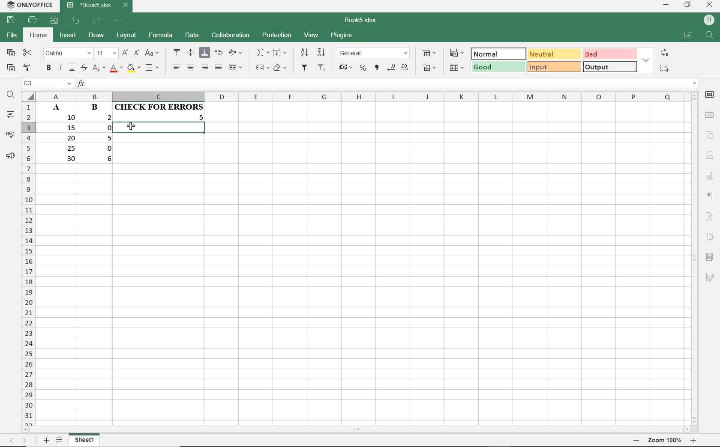 The height and width of the screenshot is (447, 720). What do you see at coordinates (361, 20) in the screenshot?
I see `DOCUMENT NAME` at bounding box center [361, 20].